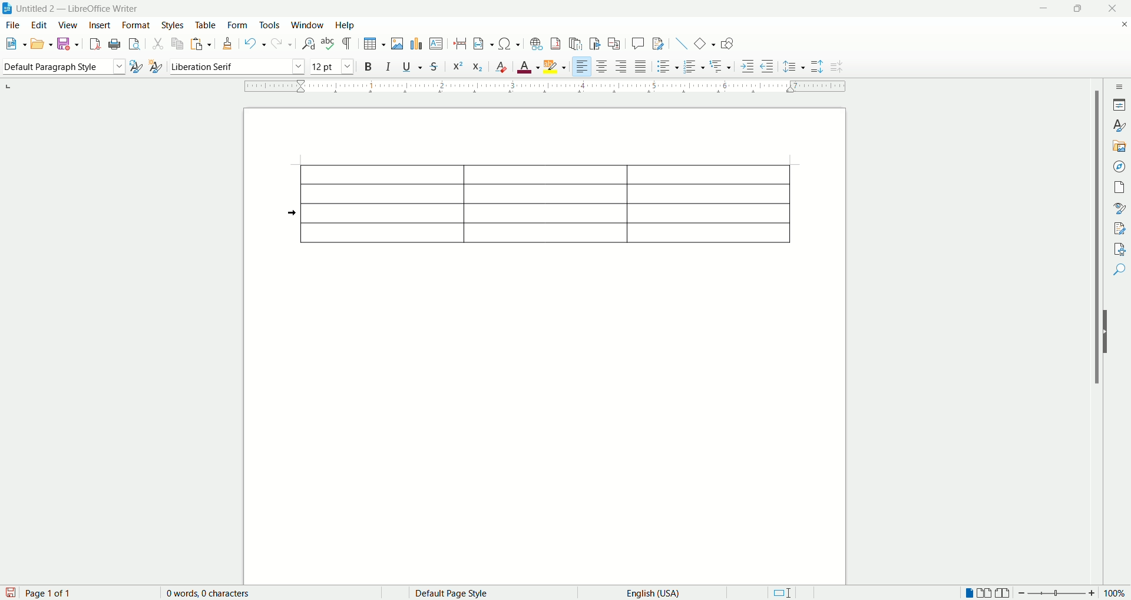 This screenshot has height=600, width=1131. I want to click on update new style, so click(136, 66).